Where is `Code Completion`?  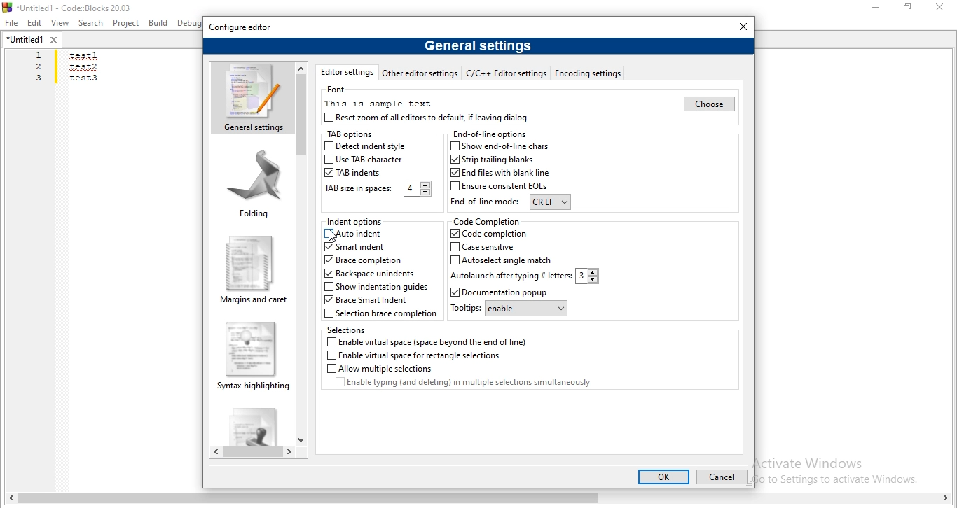
Code Completion is located at coordinates (486, 221).